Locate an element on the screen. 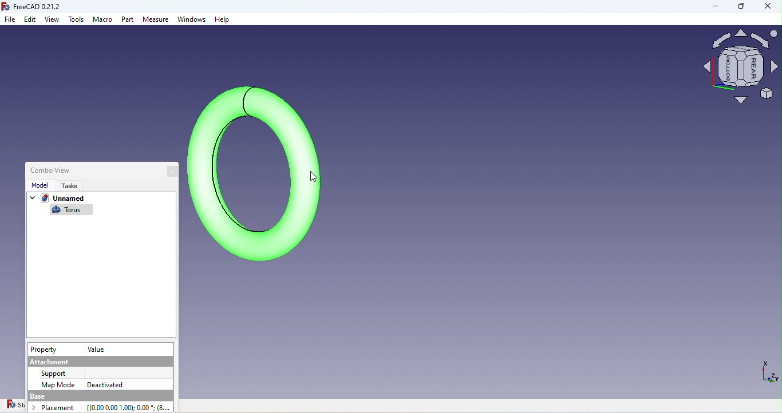 This screenshot has width=782, height=413. support is located at coordinates (56, 373).